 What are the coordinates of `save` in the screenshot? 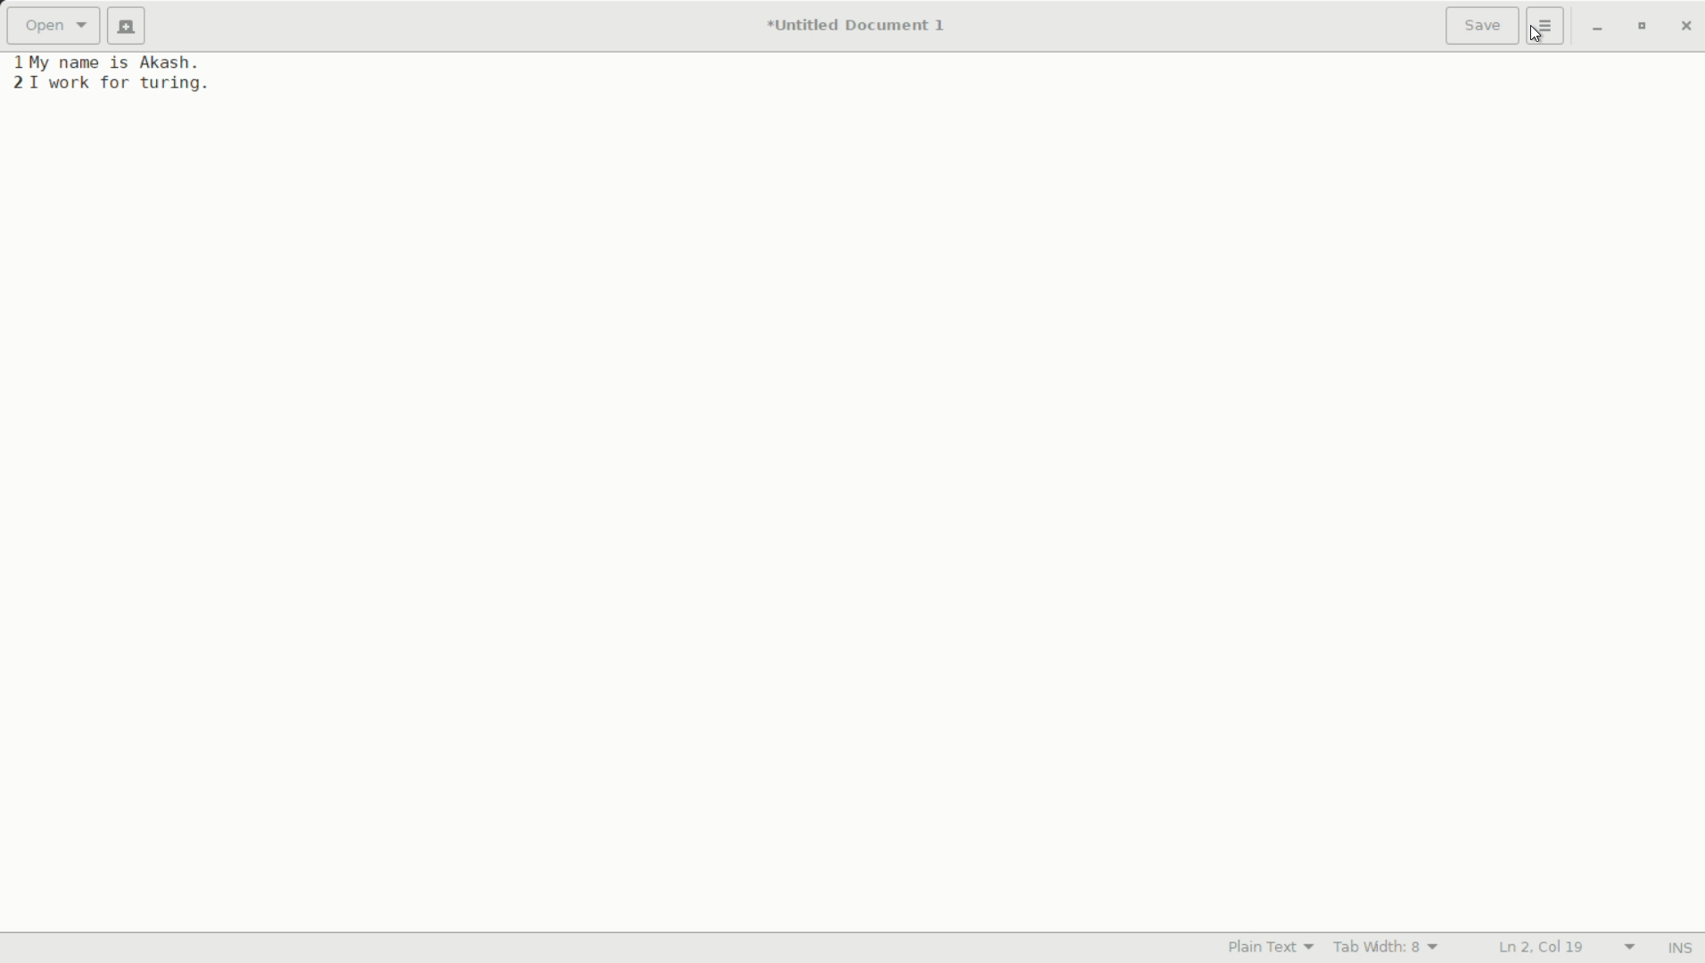 It's located at (1484, 26).